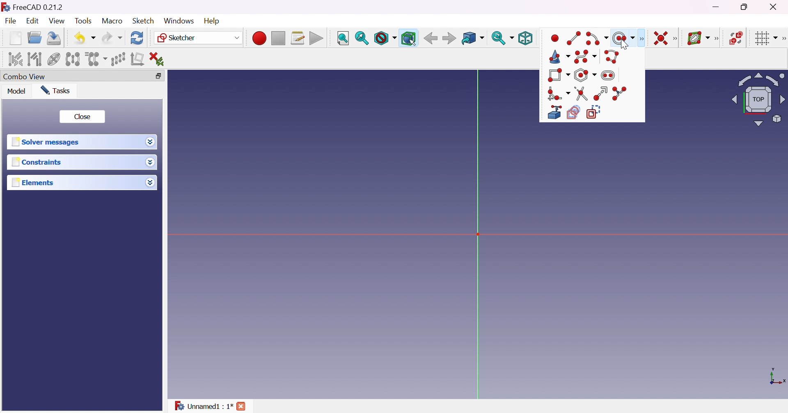 This screenshot has height=413, width=788. I want to click on Combo view, so click(24, 77).